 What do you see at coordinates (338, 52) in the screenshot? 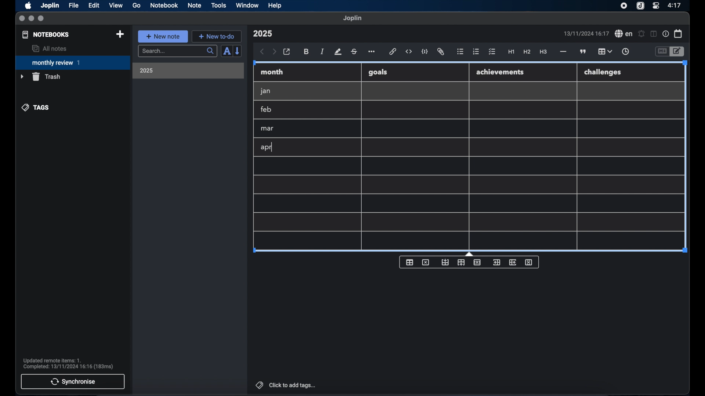
I see `highlight` at bounding box center [338, 52].